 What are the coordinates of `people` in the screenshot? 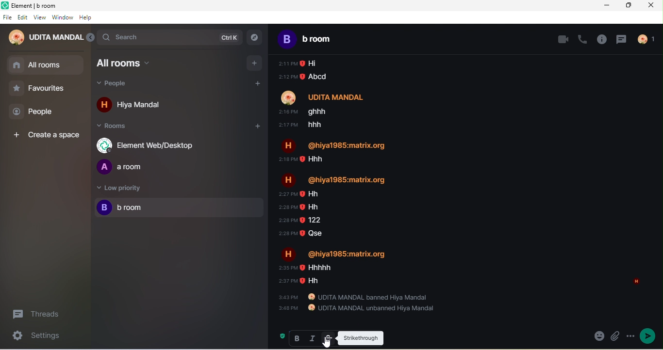 It's located at (123, 85).